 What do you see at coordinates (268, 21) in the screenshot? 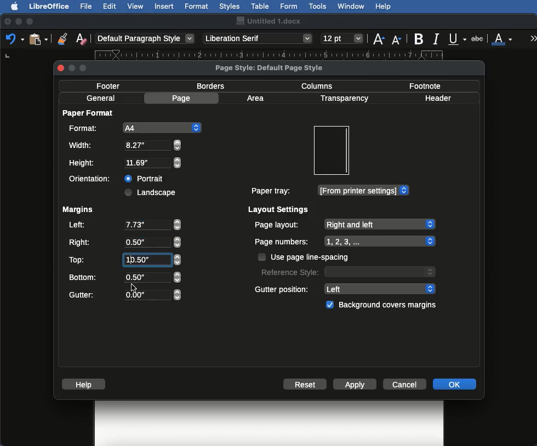
I see `Name` at bounding box center [268, 21].